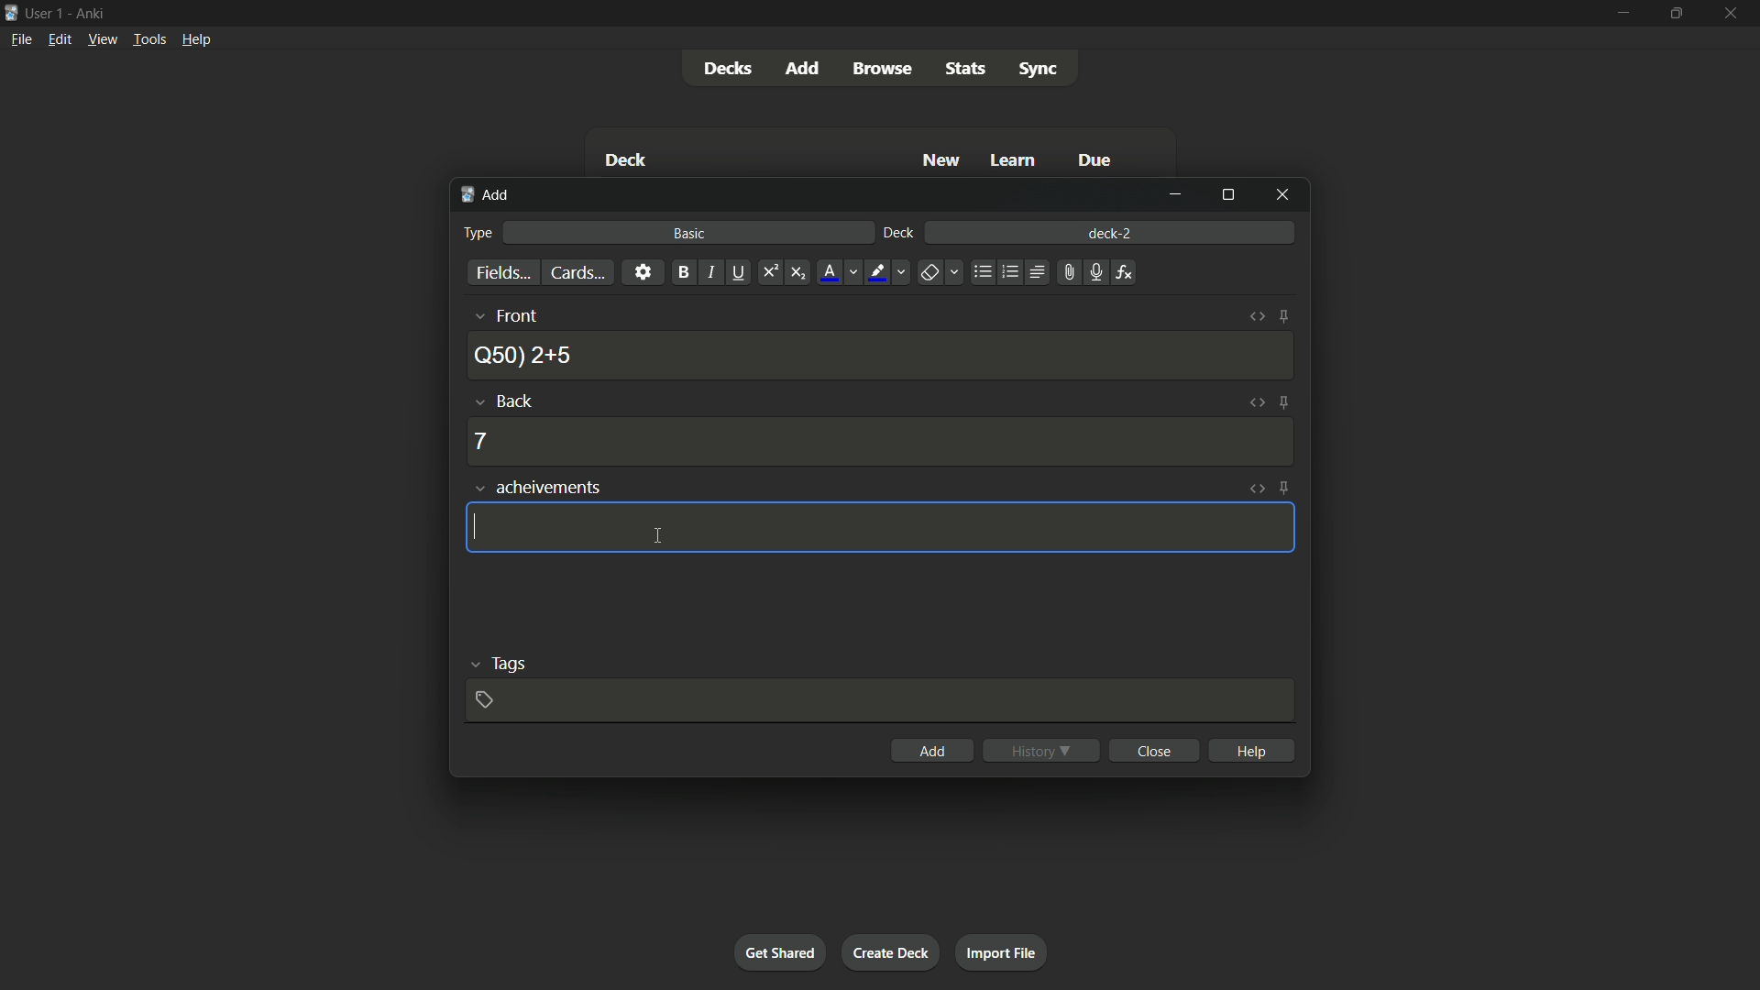 The height and width of the screenshot is (990, 1760). What do you see at coordinates (46, 14) in the screenshot?
I see `user 1` at bounding box center [46, 14].